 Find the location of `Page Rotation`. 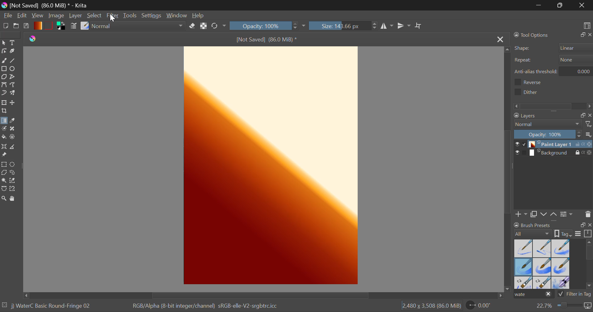

Page Rotation is located at coordinates (482, 306).